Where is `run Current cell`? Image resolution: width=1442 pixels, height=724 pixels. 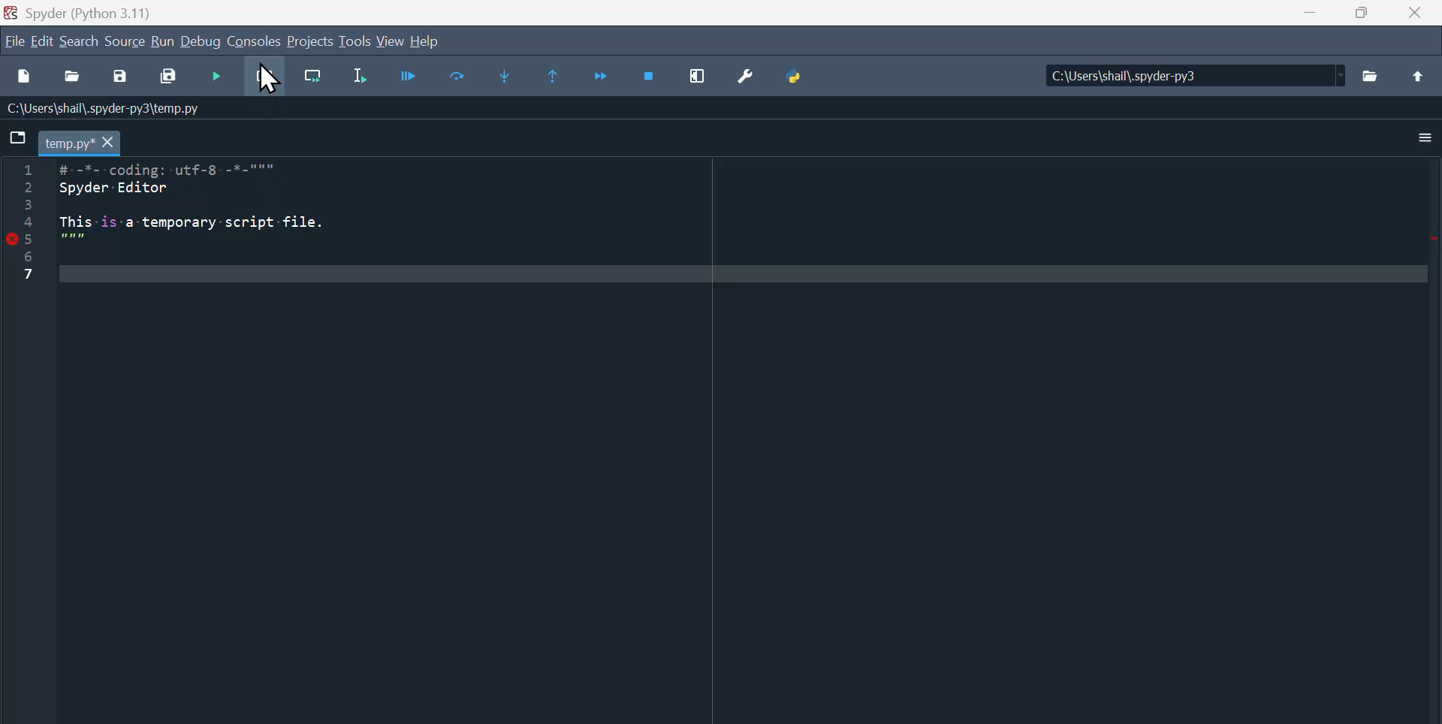 run Current cell is located at coordinates (413, 78).